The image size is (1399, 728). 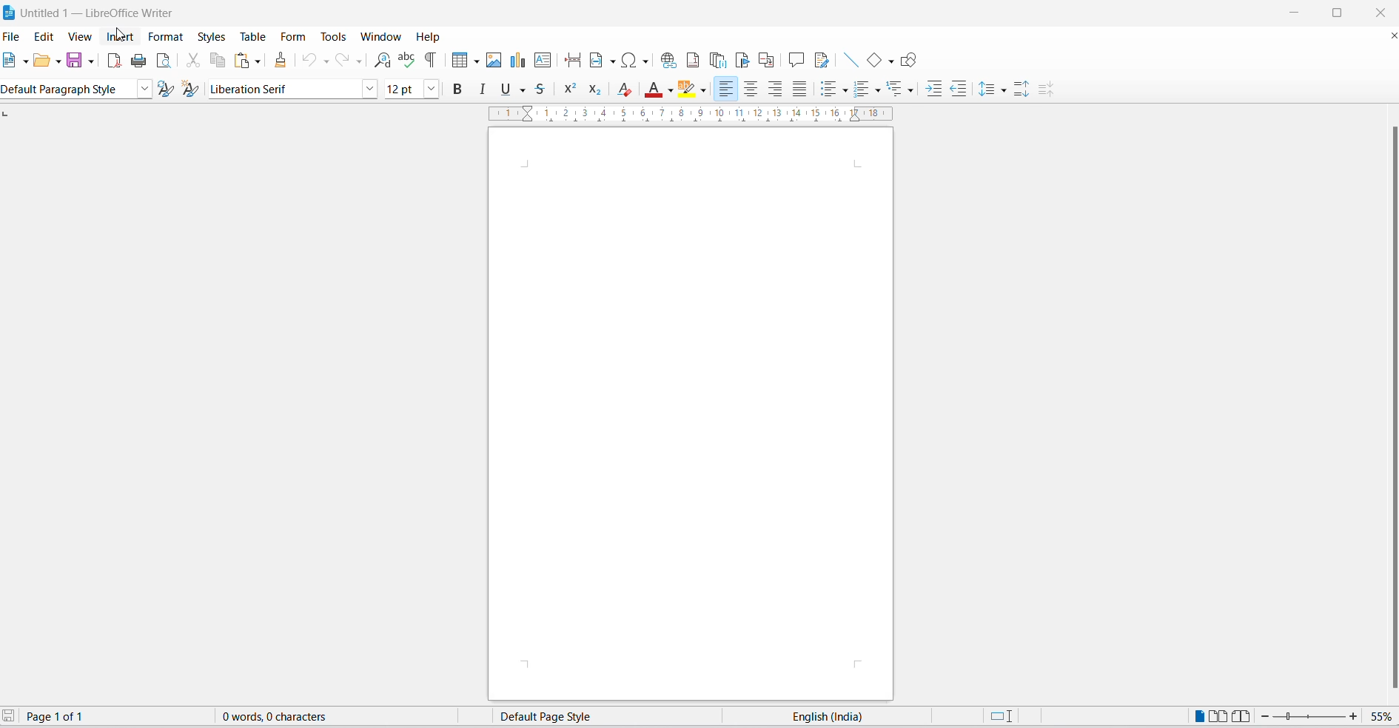 I want to click on view, so click(x=81, y=36).